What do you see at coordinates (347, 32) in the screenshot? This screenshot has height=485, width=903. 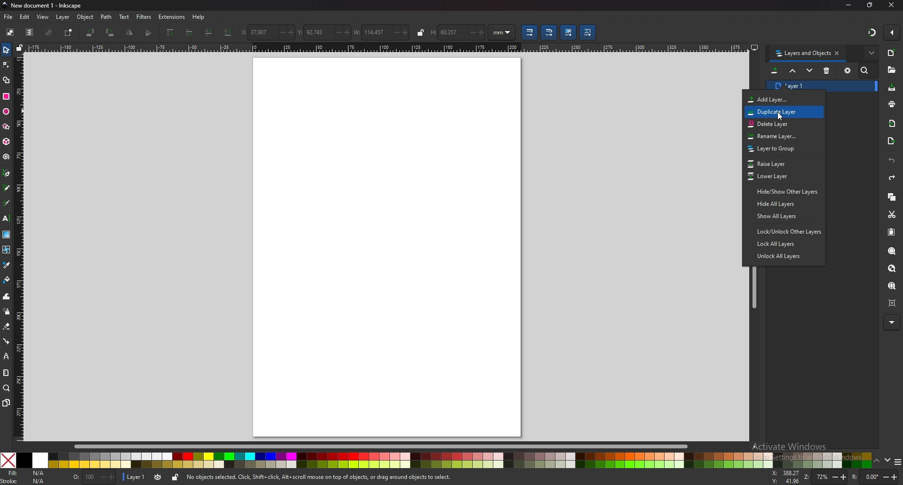 I see `increase` at bounding box center [347, 32].